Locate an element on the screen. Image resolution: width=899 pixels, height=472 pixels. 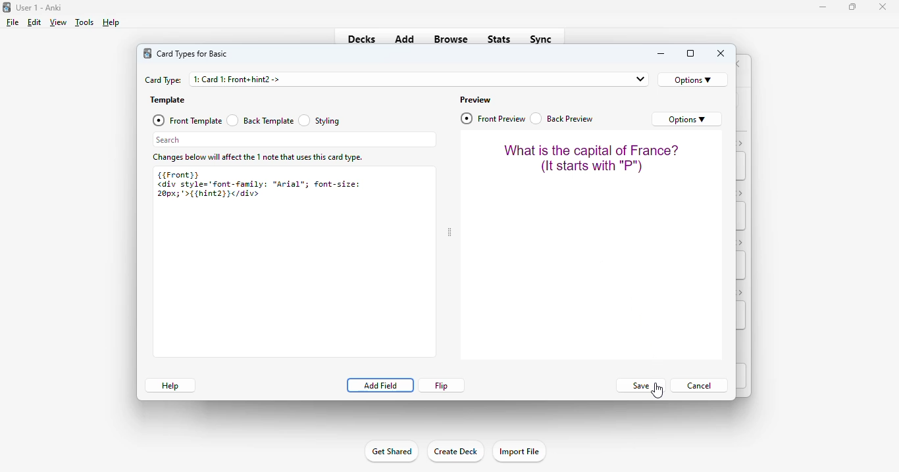
card types for basic is located at coordinates (192, 54).